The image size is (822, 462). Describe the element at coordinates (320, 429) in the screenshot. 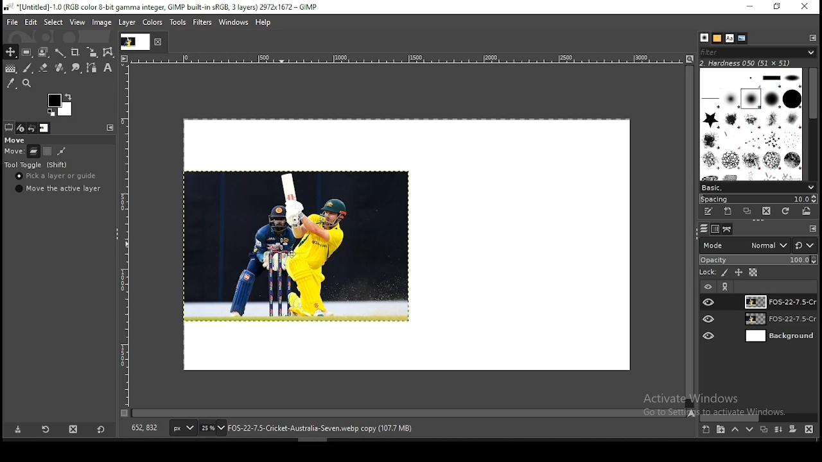

I see `text` at that location.